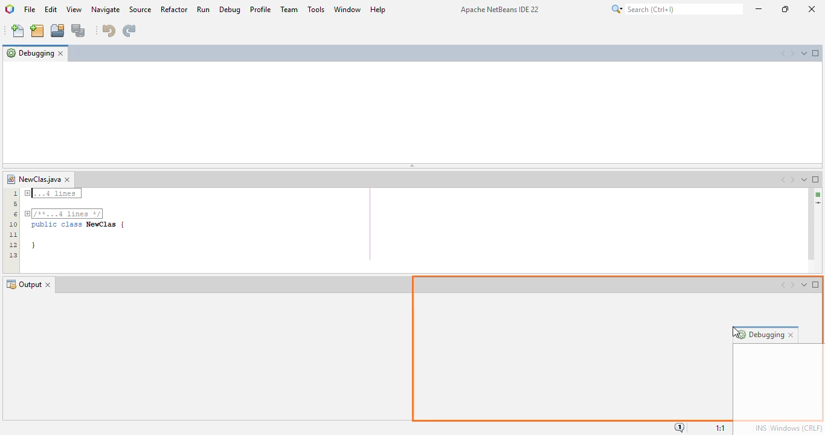 This screenshot has width=825, height=435. What do you see at coordinates (58, 31) in the screenshot?
I see `open project` at bounding box center [58, 31].